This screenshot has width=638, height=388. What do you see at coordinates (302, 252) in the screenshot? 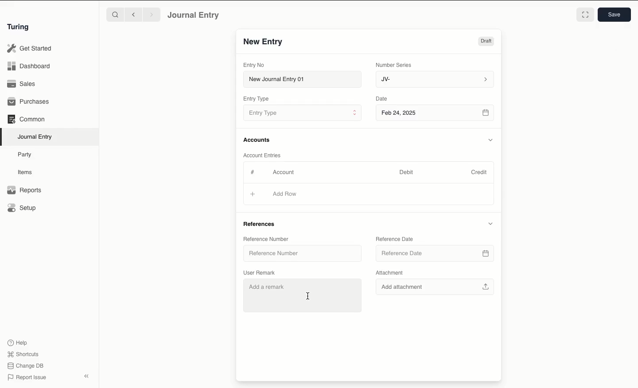
I see `Reference Number` at bounding box center [302, 252].